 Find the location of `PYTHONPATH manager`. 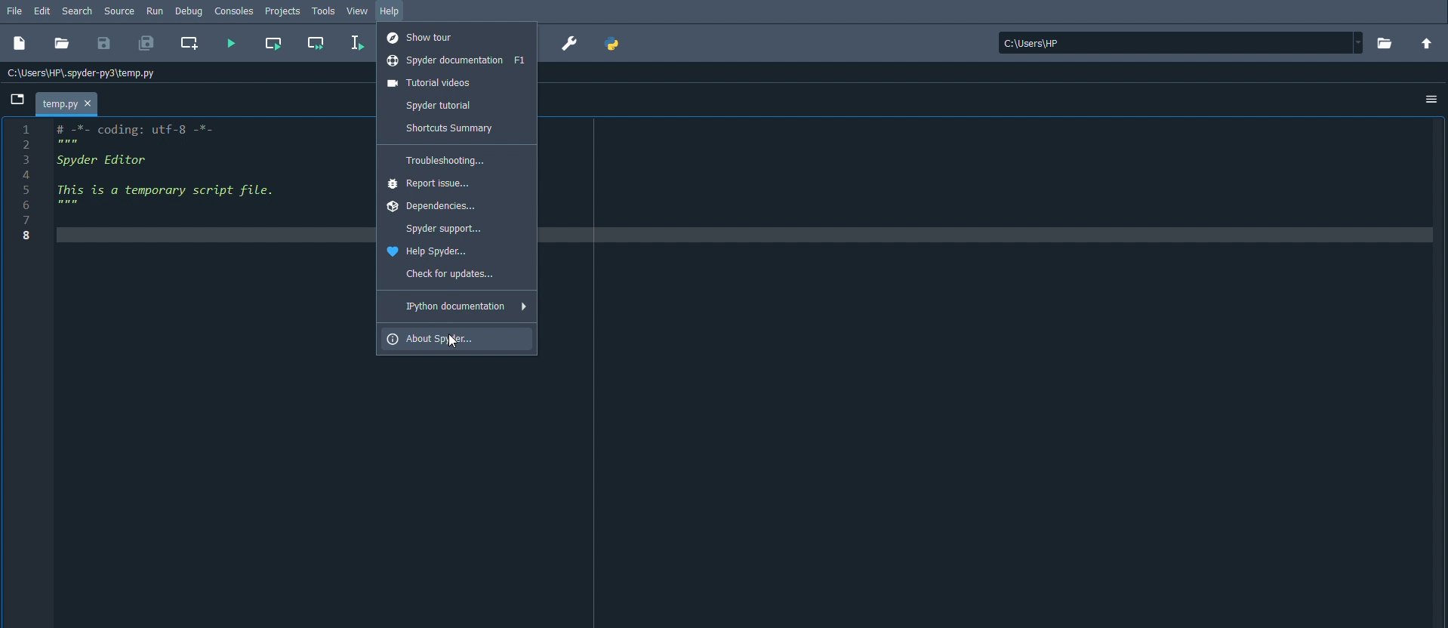

PYTHONPATH manager is located at coordinates (615, 43).